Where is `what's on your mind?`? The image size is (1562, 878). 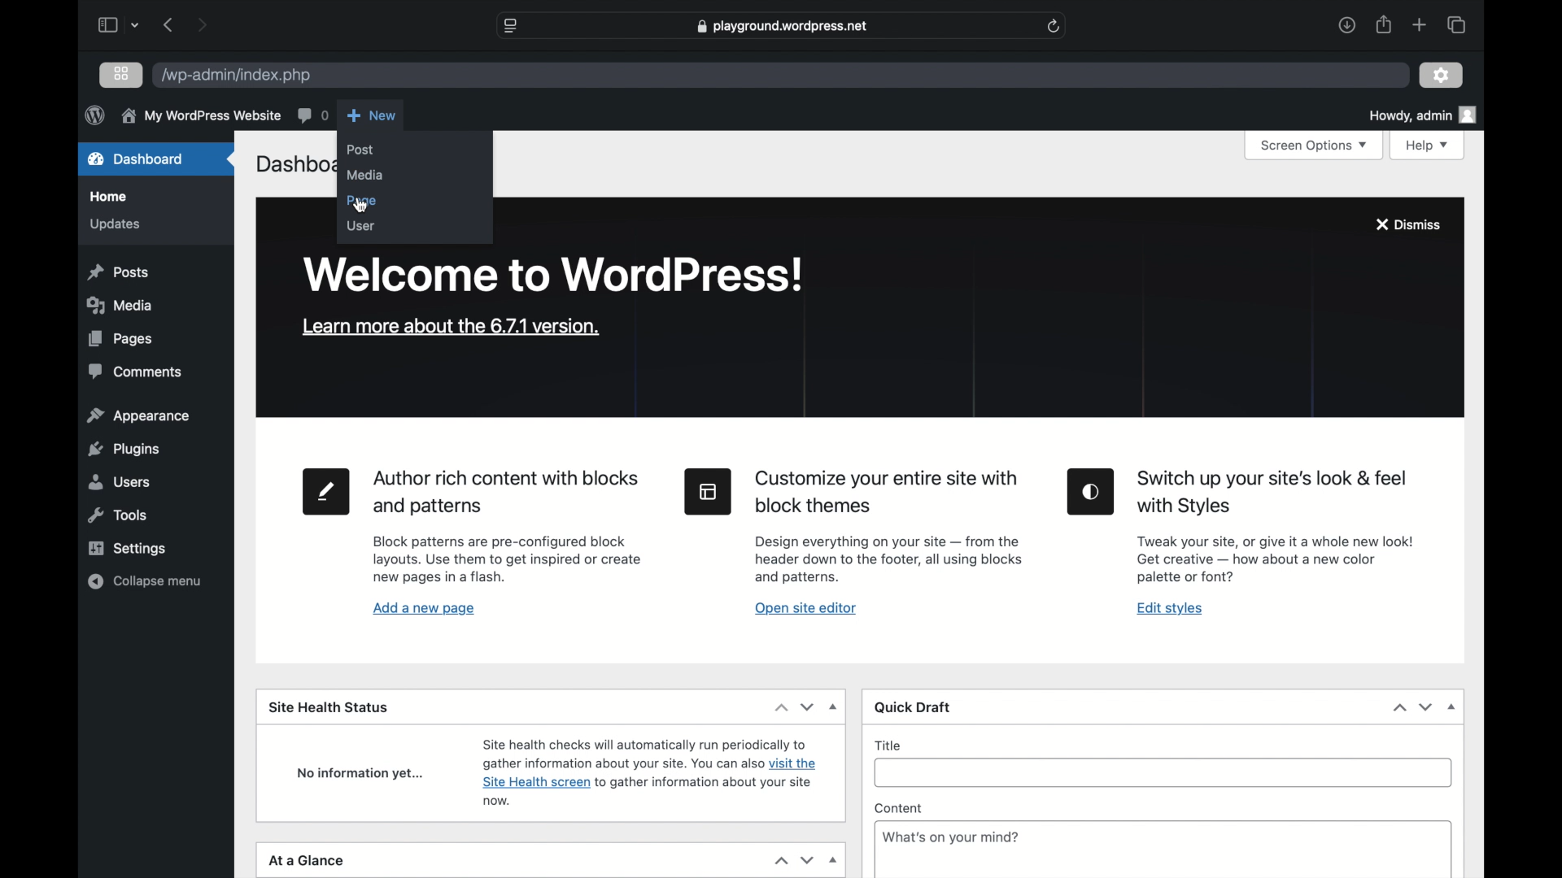 what's on your mind? is located at coordinates (950, 837).